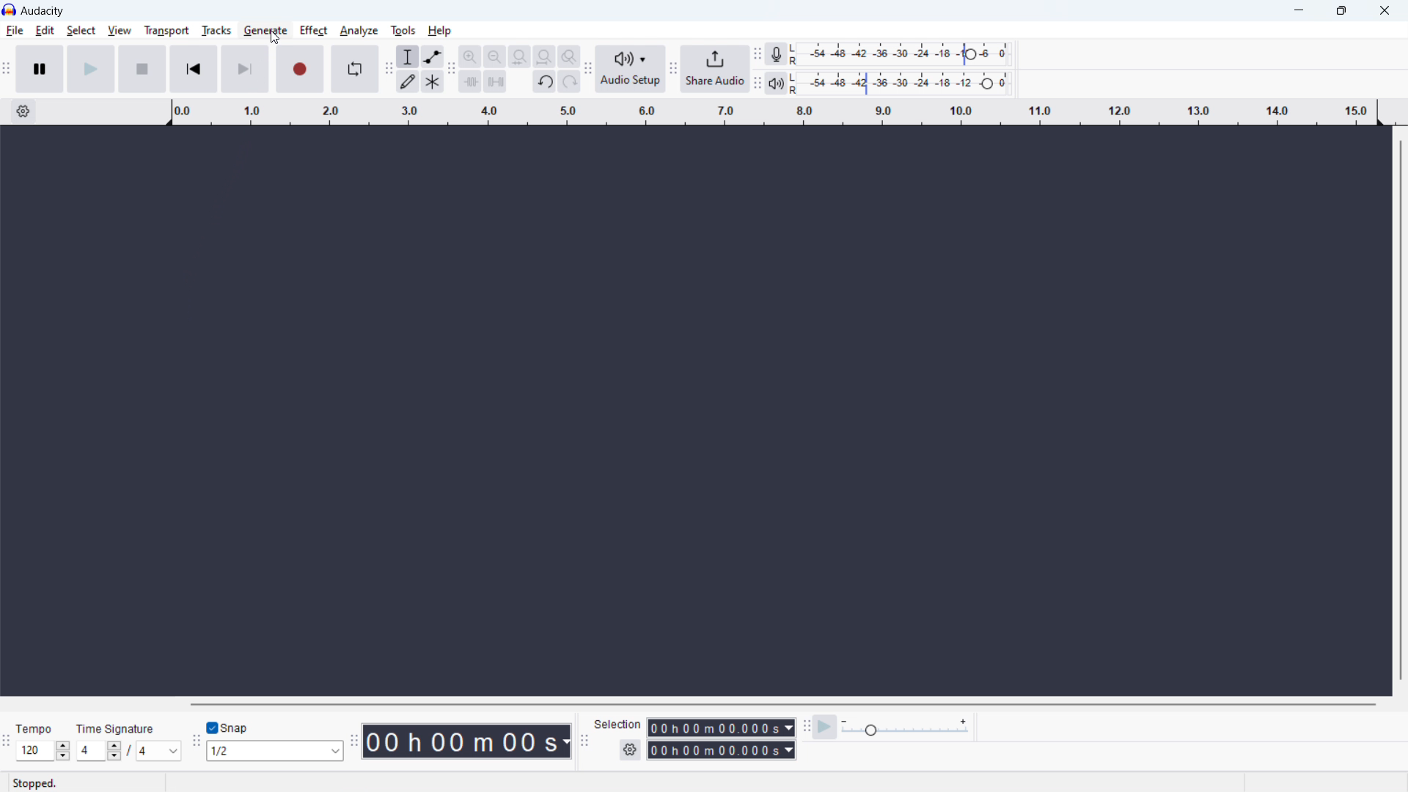 This screenshot has width=1408, height=792. I want to click on cursor, so click(281, 35).